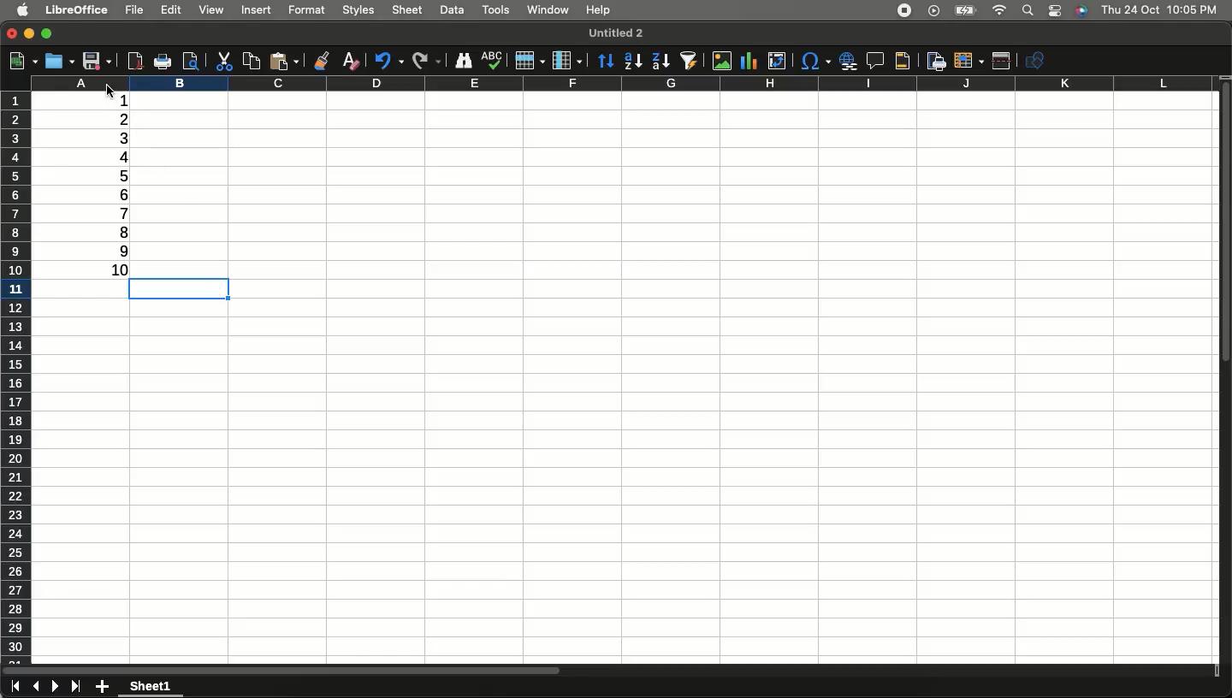 The width and height of the screenshot is (1232, 698). I want to click on 7, so click(121, 212).